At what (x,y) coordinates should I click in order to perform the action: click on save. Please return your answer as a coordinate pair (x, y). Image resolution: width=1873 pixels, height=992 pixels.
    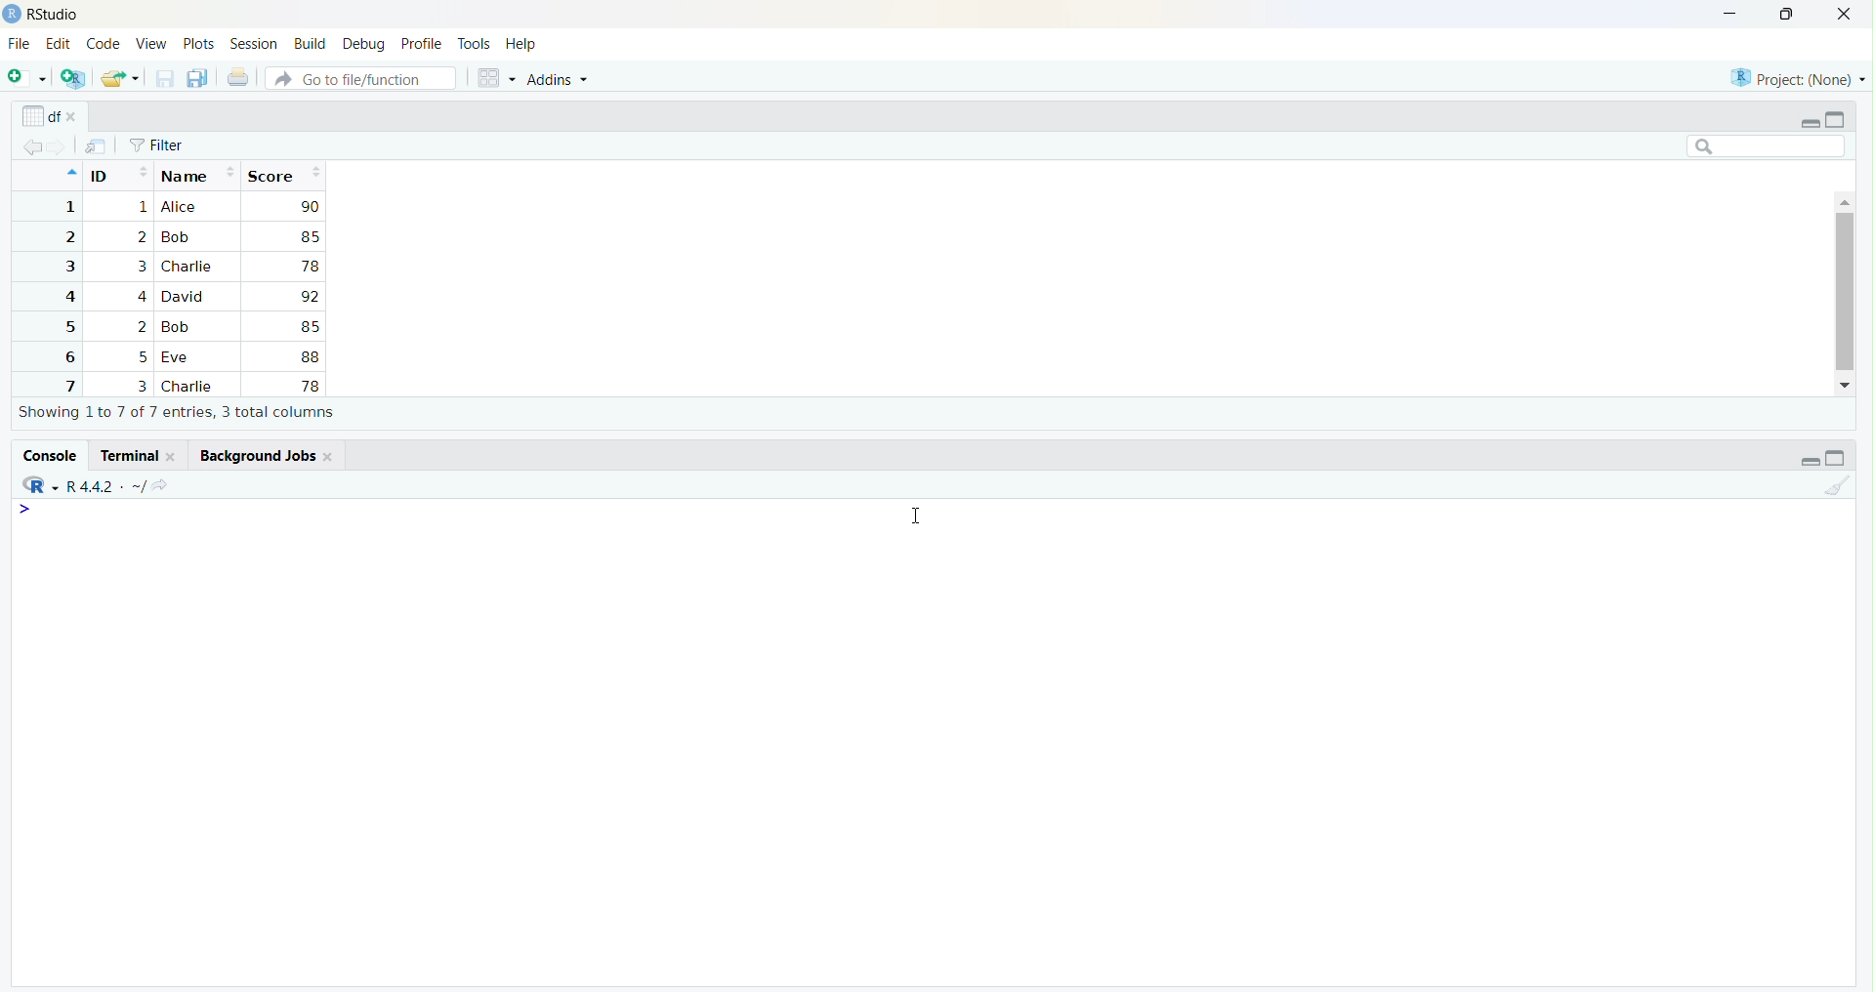
    Looking at the image, I should click on (164, 79).